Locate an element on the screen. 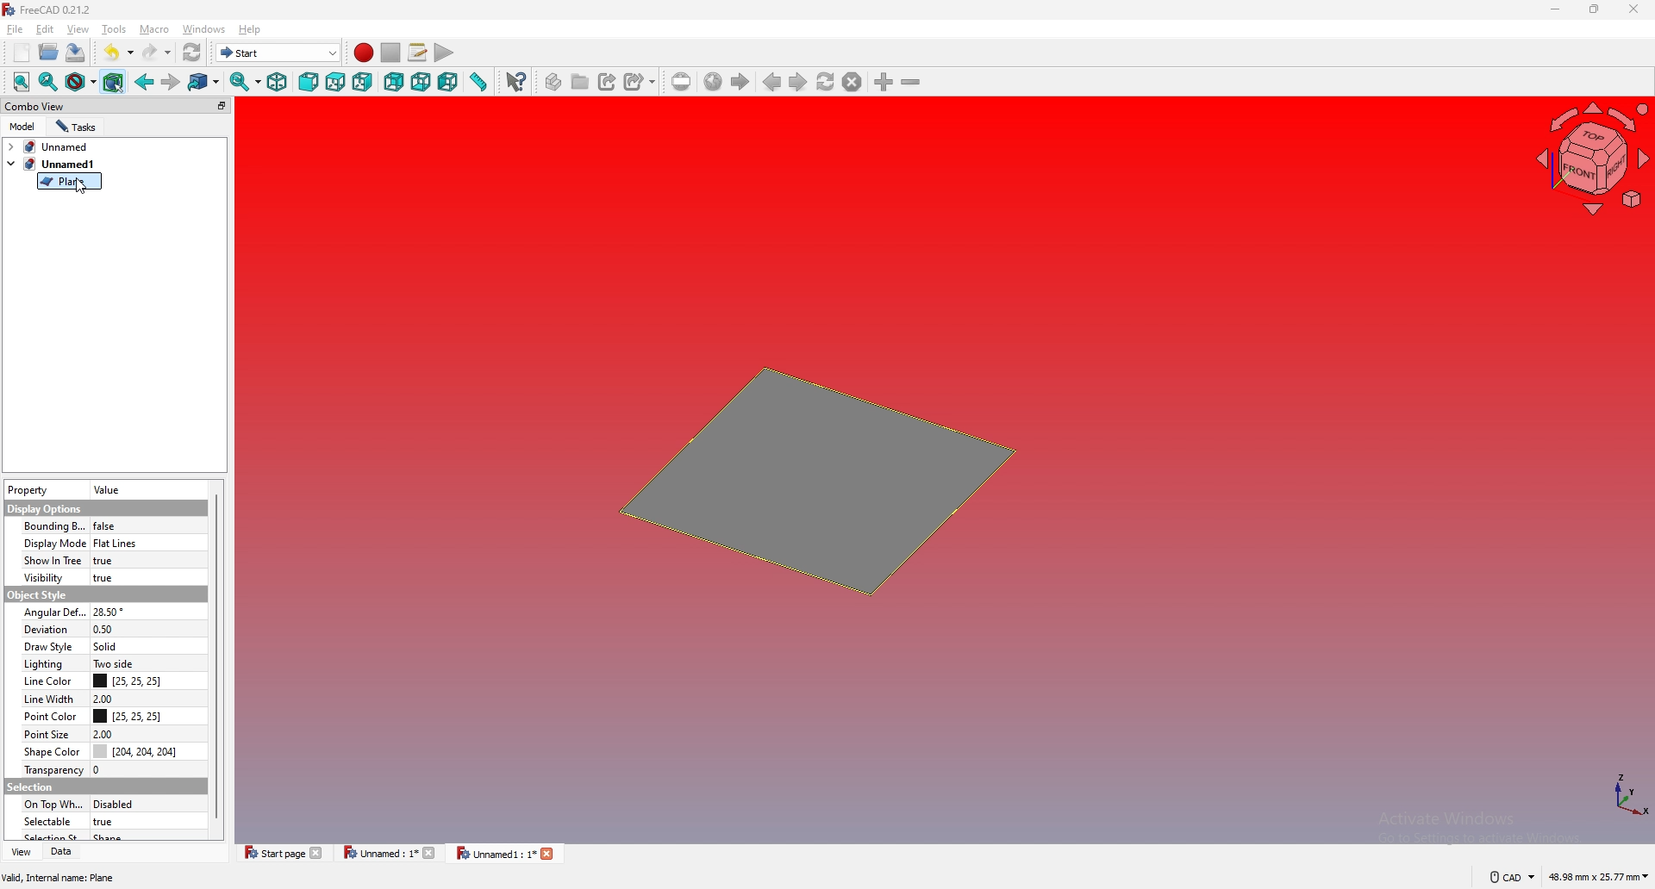  undo is located at coordinates (119, 51).